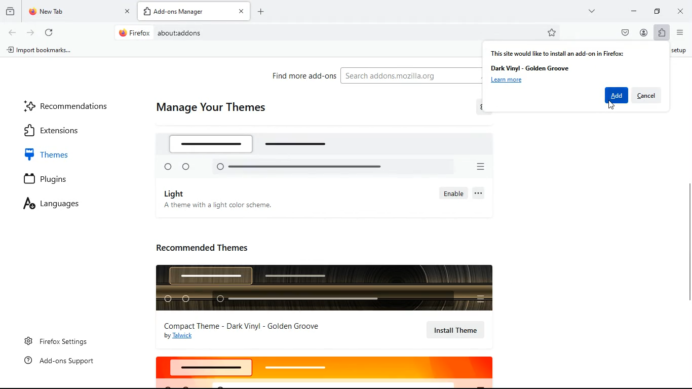 The image size is (692, 389). Describe the element at coordinates (485, 109) in the screenshot. I see `settings` at that location.